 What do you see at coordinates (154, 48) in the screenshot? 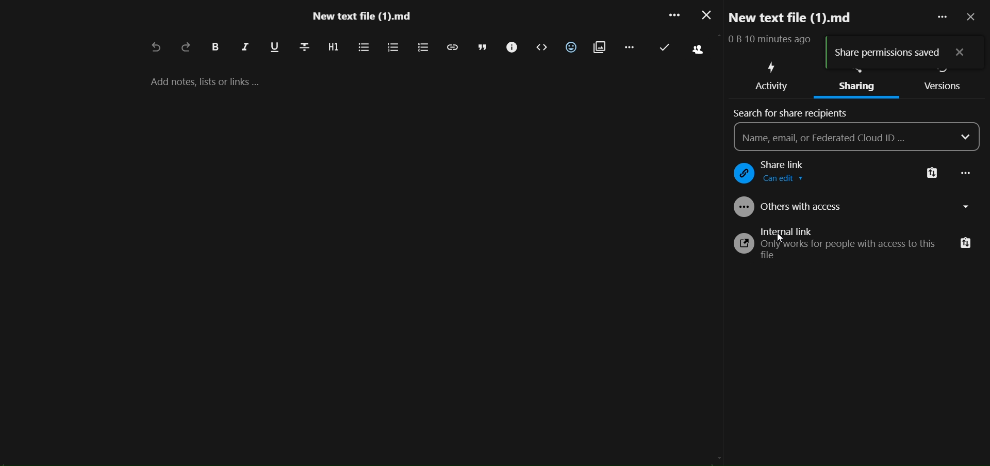
I see `undo` at bounding box center [154, 48].